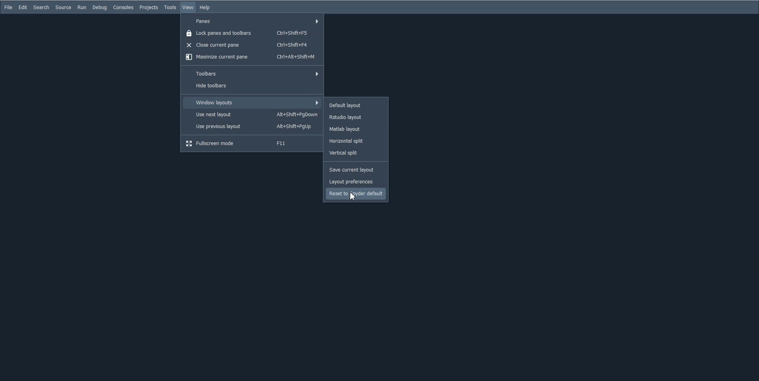 Image resolution: width=759 pixels, height=381 pixels. Describe the element at coordinates (188, 8) in the screenshot. I see `View` at that location.